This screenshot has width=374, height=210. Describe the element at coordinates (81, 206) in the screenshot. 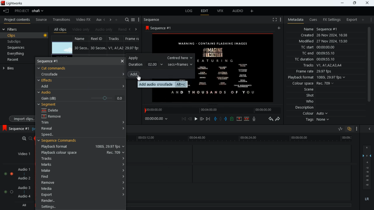

I see `Settings` at that location.